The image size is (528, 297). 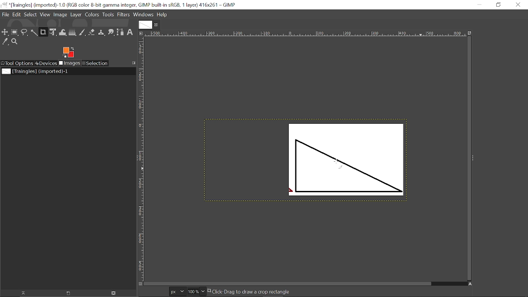 I want to click on Horizontal ruler, so click(x=305, y=32).